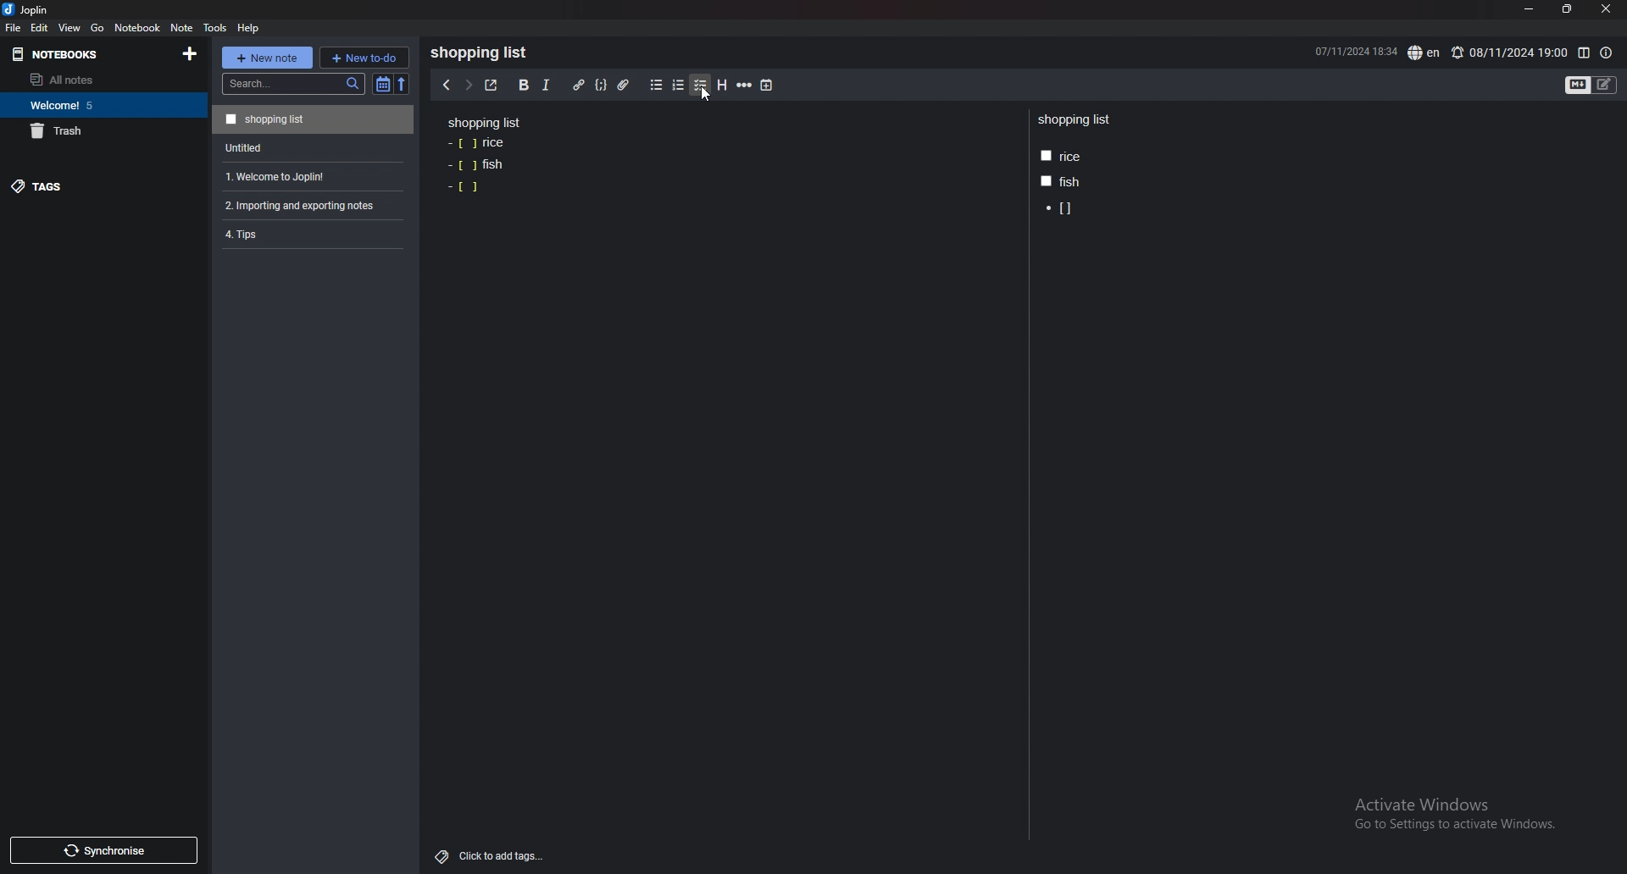 This screenshot has width=1627, height=874. Describe the element at coordinates (293, 84) in the screenshot. I see `search bar` at that location.